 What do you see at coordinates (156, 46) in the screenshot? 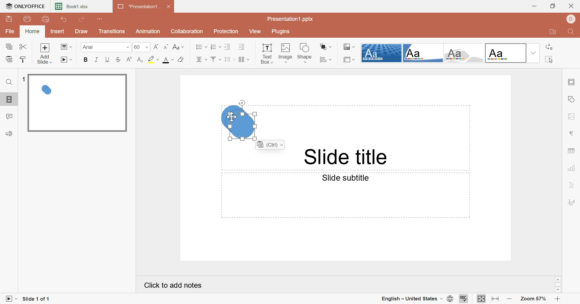
I see `Increment font size` at bounding box center [156, 46].